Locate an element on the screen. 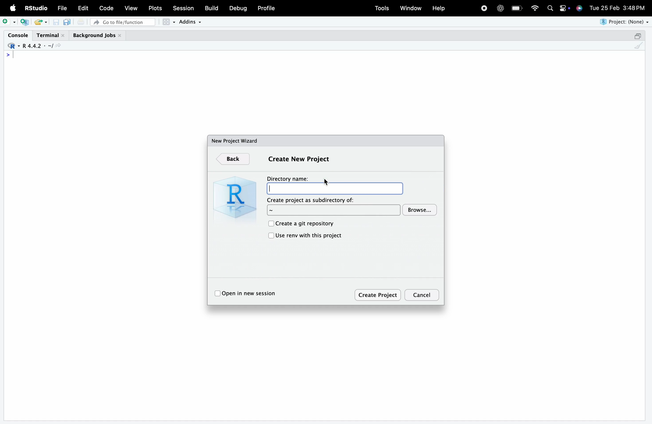  maximize is located at coordinates (637, 36).